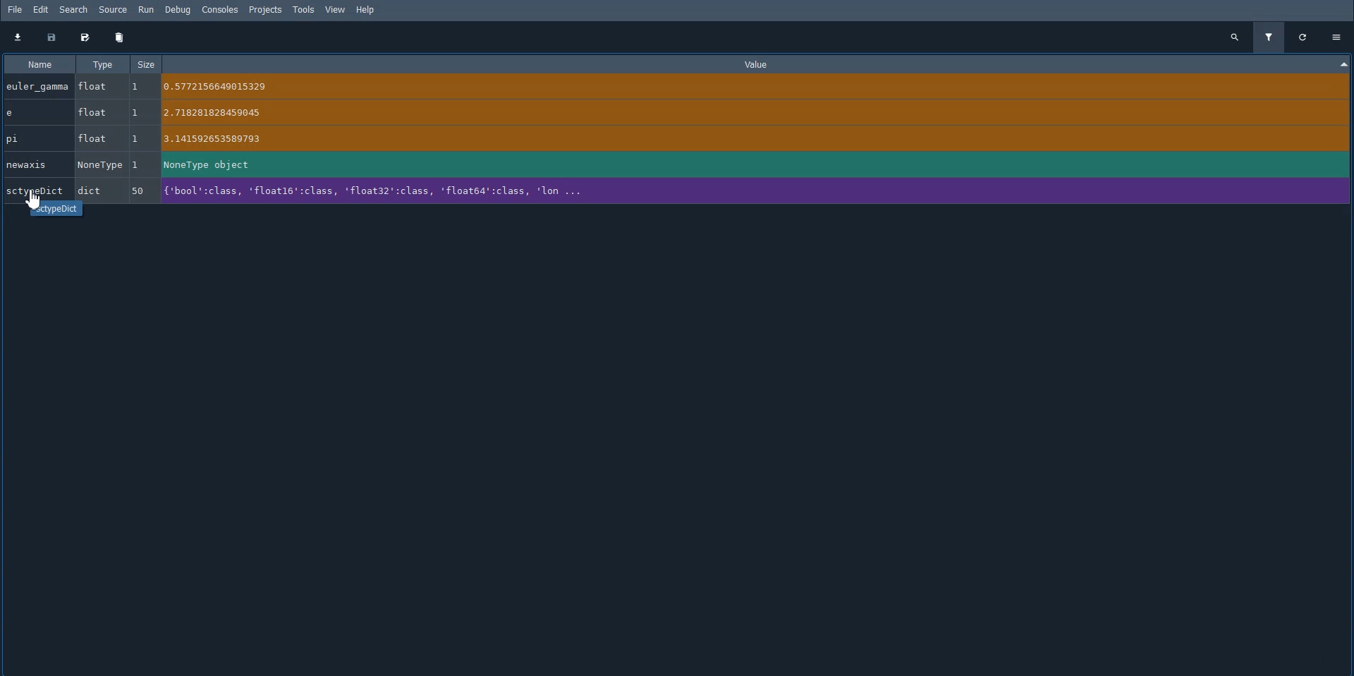 Image resolution: width=1354 pixels, height=676 pixels. I want to click on Value, so click(758, 64).